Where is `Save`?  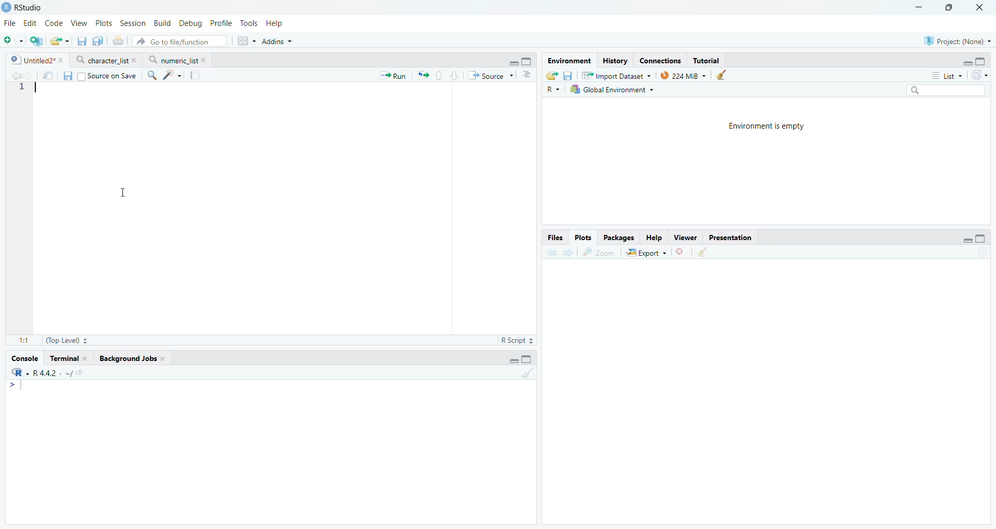
Save is located at coordinates (569, 75).